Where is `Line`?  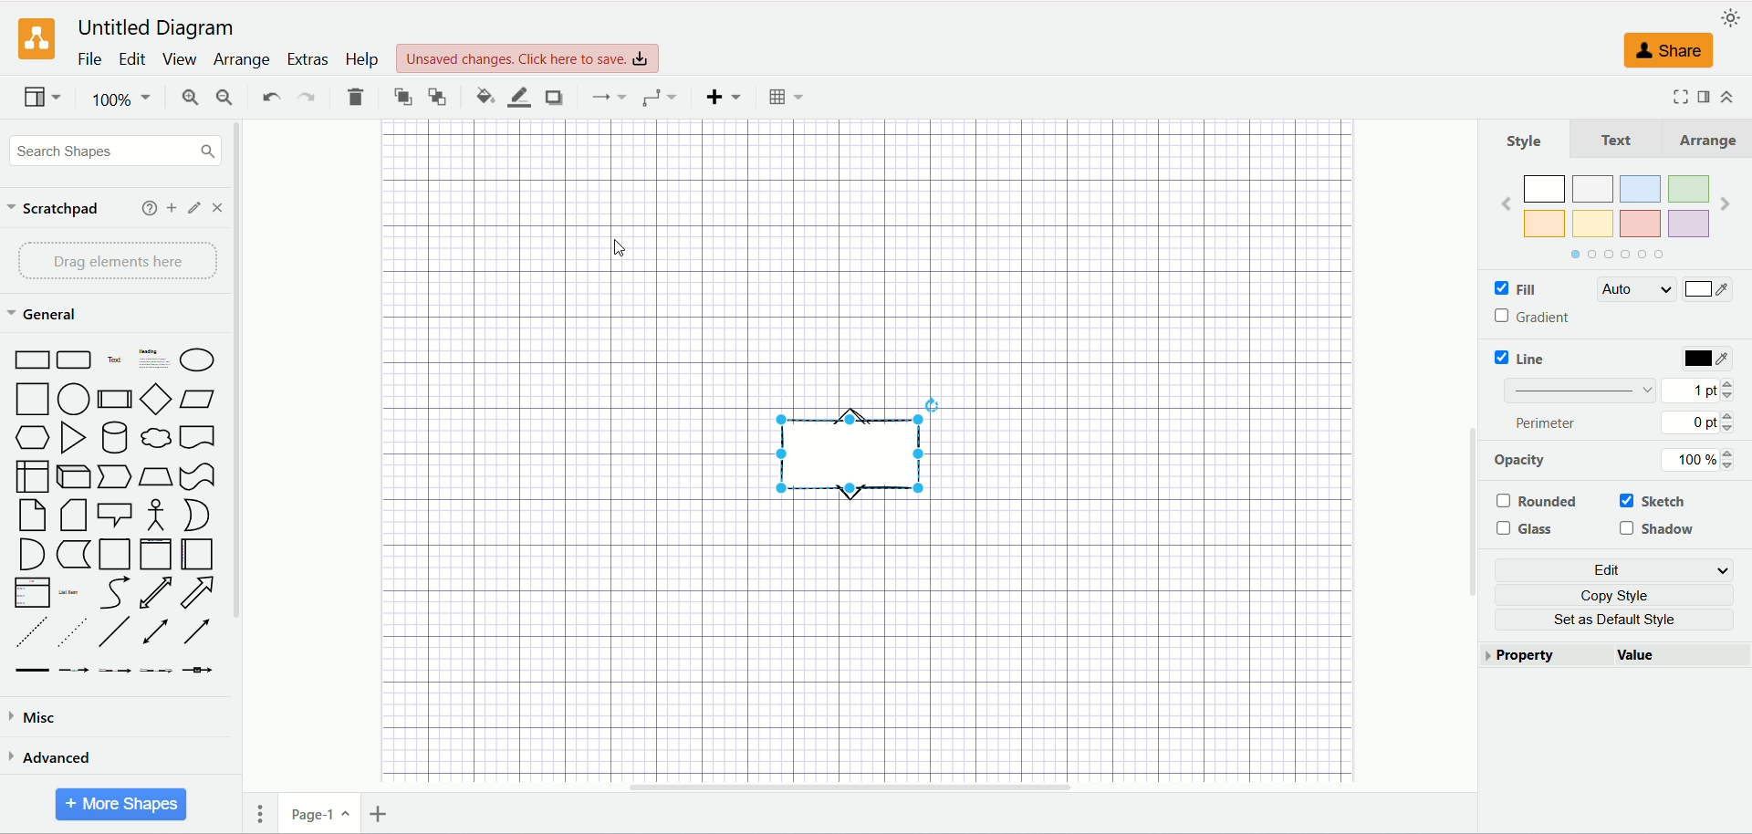
Line is located at coordinates (116, 631).